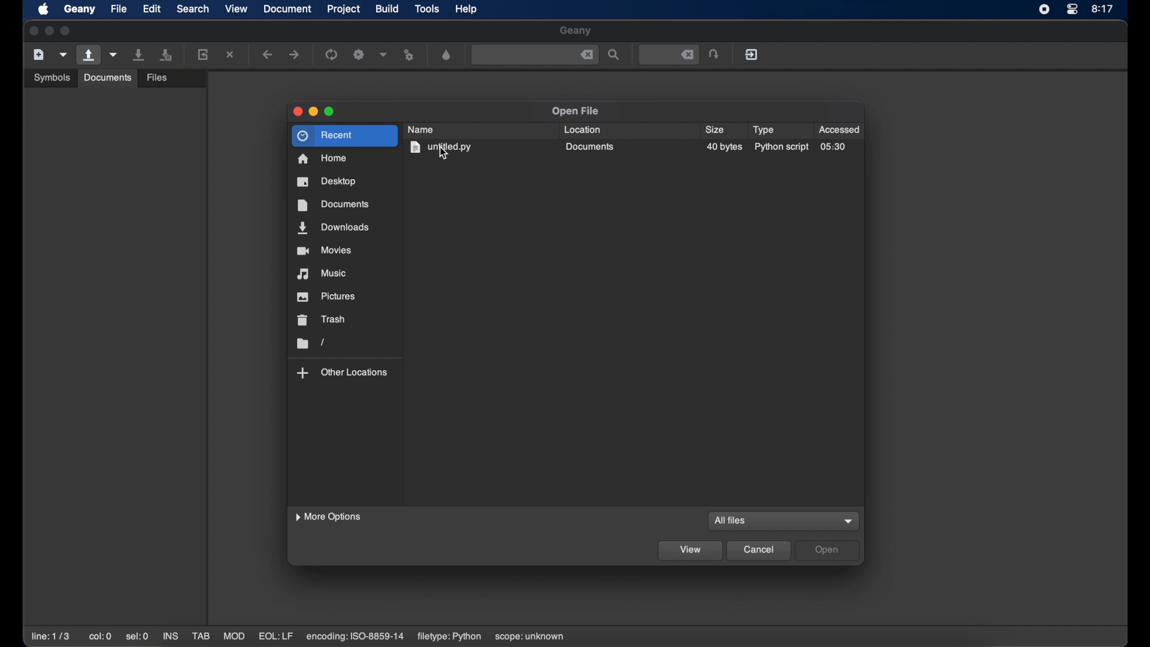 The image size is (1150, 647). Describe the element at coordinates (752, 54) in the screenshot. I see `quit geany` at that location.